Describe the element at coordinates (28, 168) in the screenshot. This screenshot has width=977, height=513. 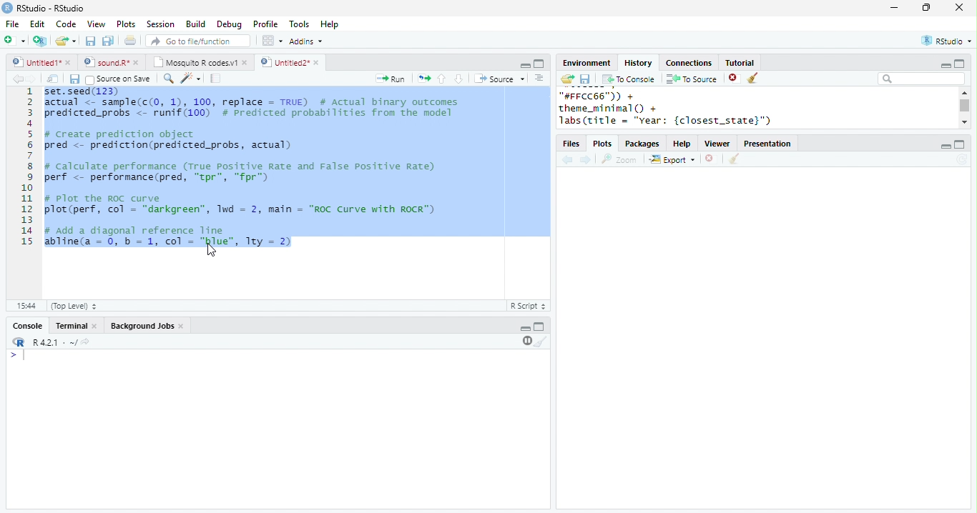
I see `line numbering` at that location.